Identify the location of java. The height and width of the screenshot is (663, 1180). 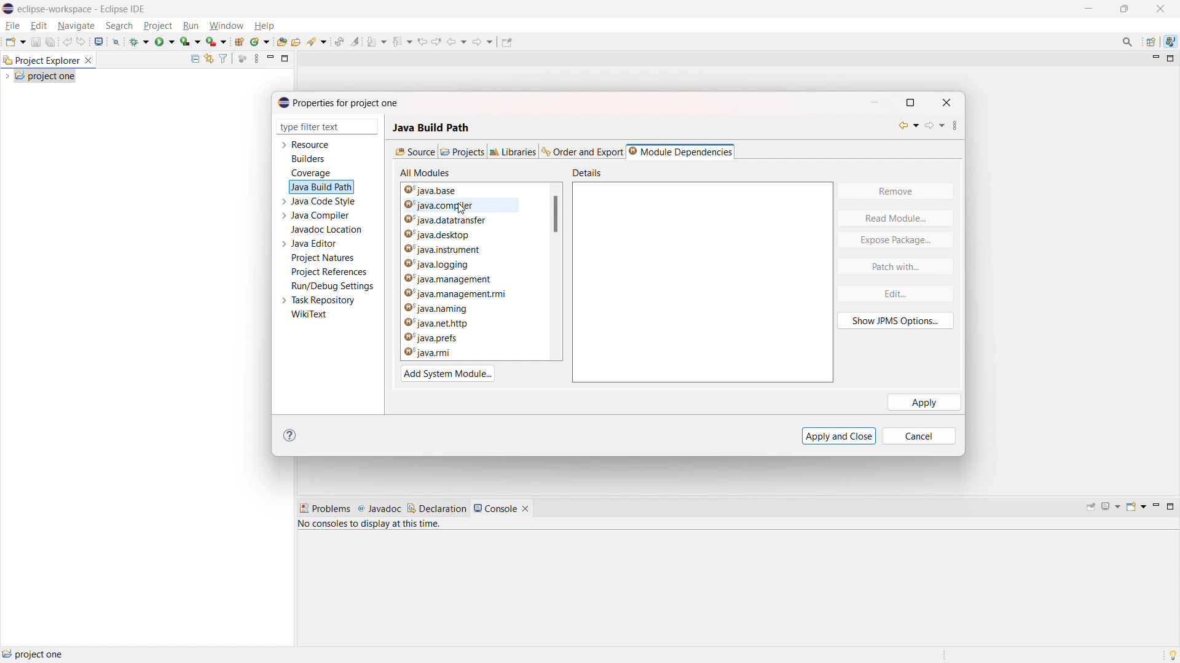
(1170, 42).